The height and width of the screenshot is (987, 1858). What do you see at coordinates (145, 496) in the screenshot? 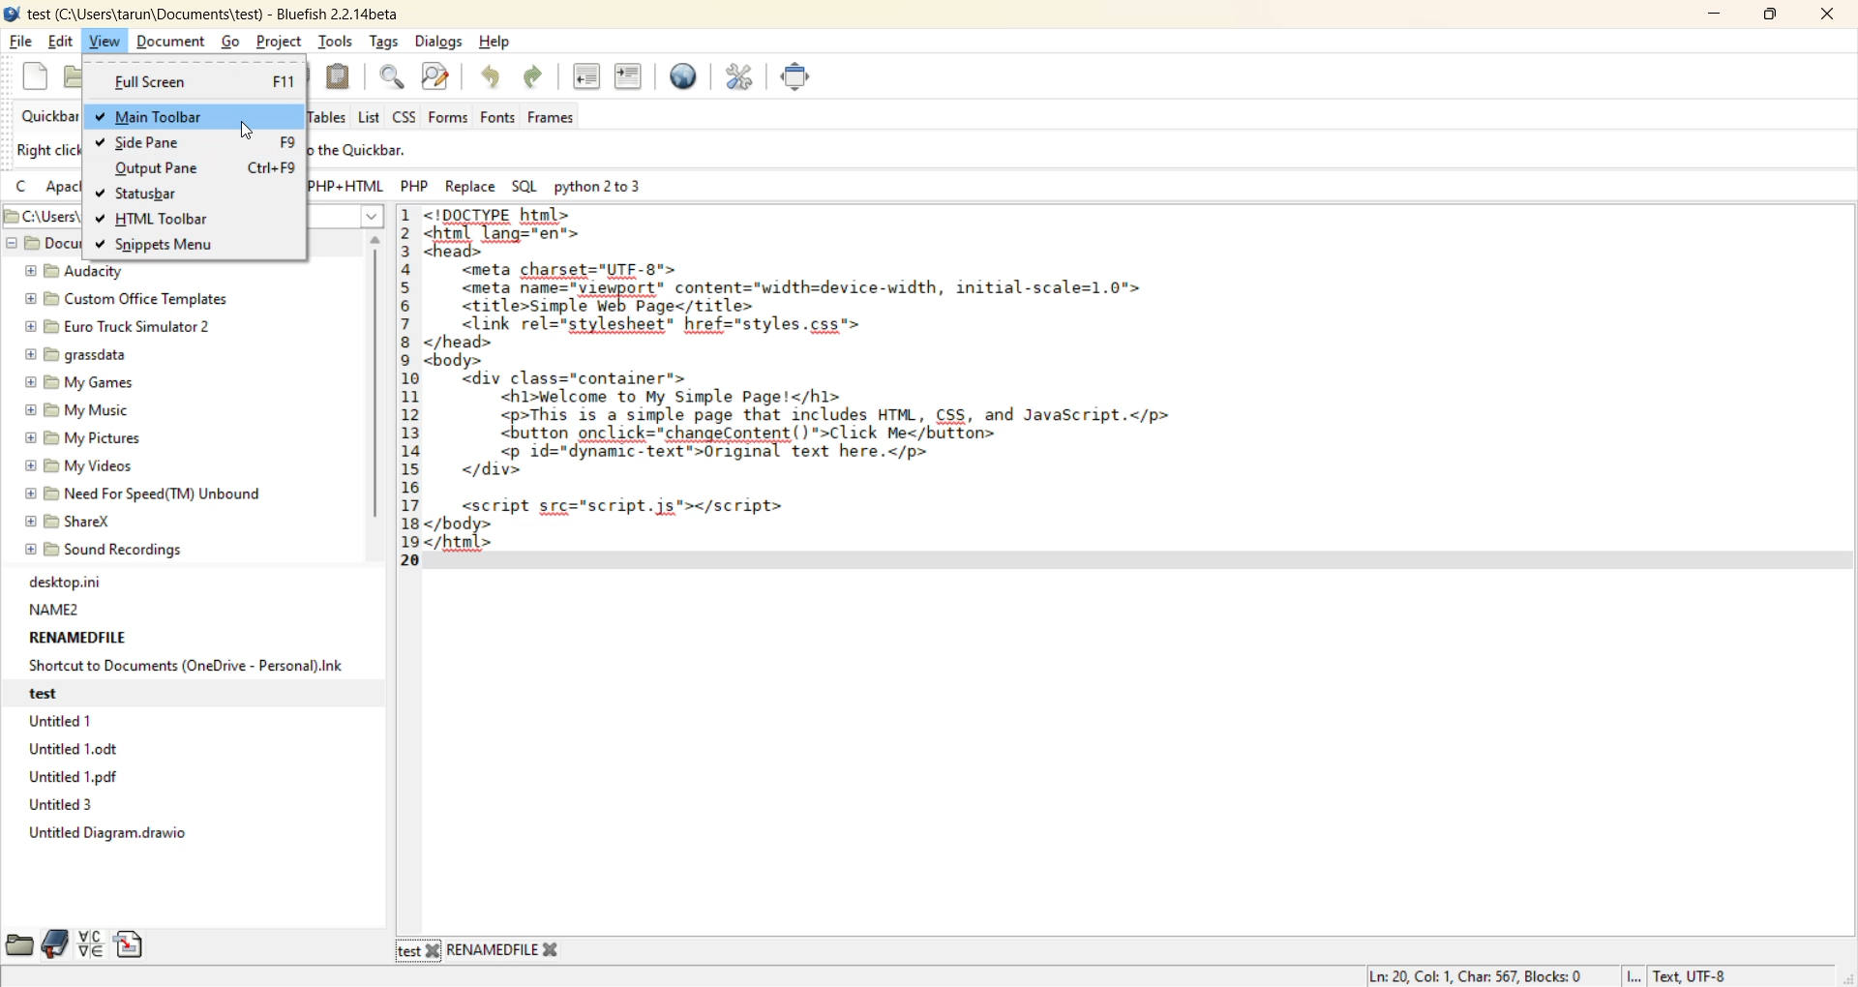
I see `# [9 Need For Speed(TM) Unbound` at bounding box center [145, 496].